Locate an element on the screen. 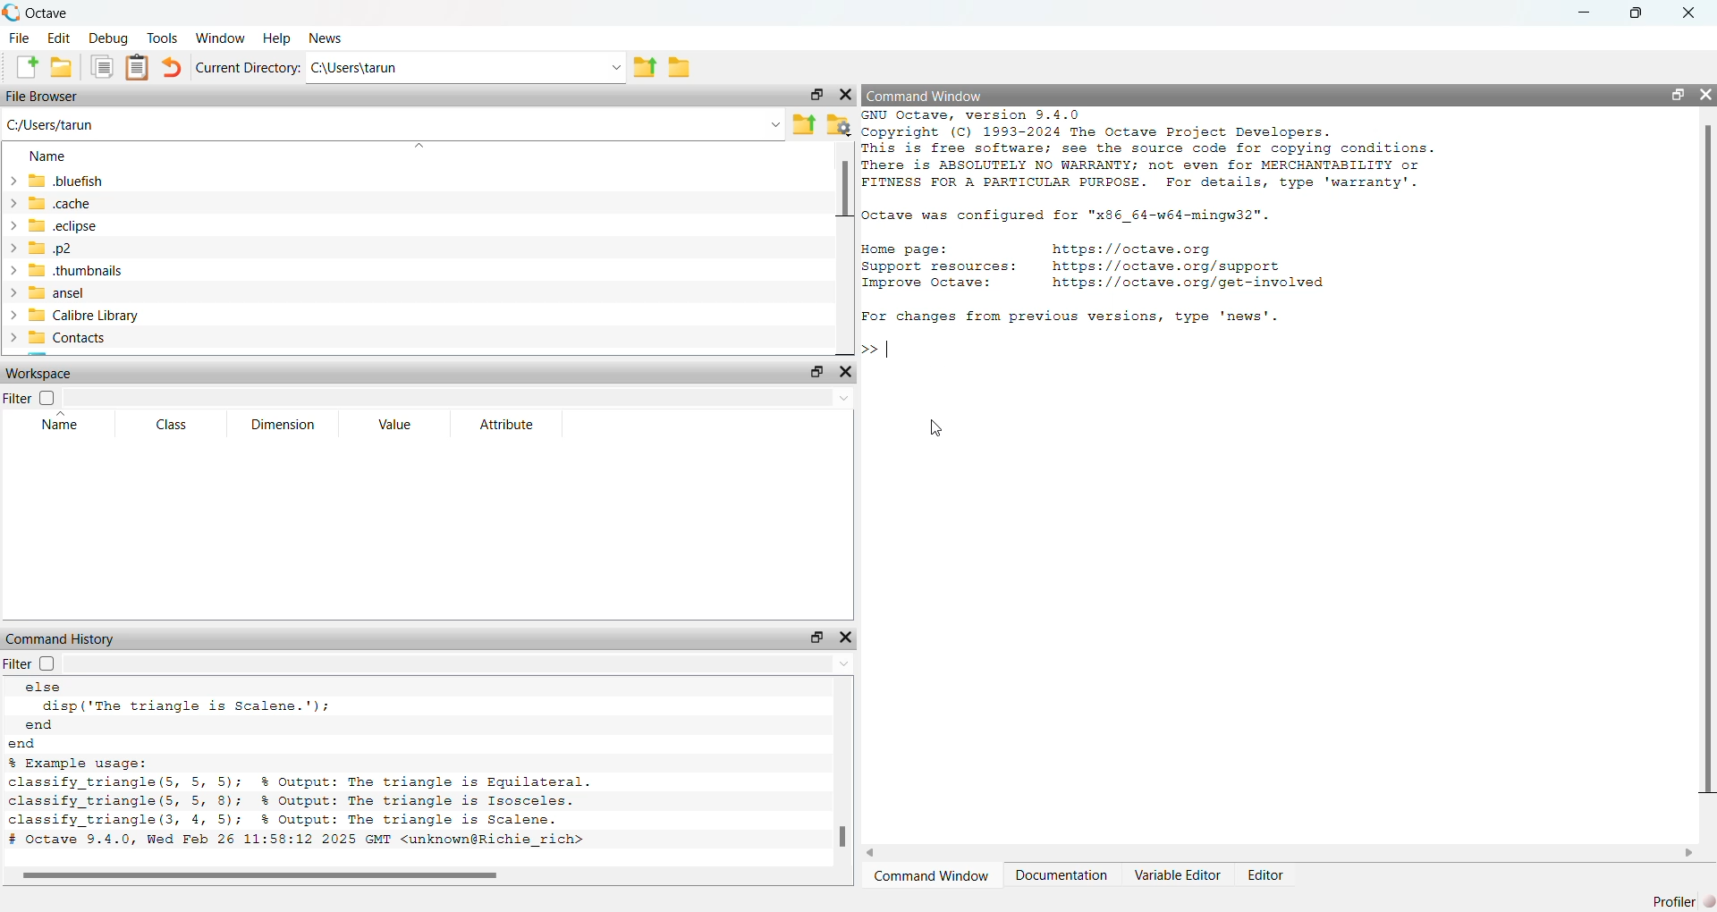 The width and height of the screenshot is (1717, 912). help is located at coordinates (277, 38).